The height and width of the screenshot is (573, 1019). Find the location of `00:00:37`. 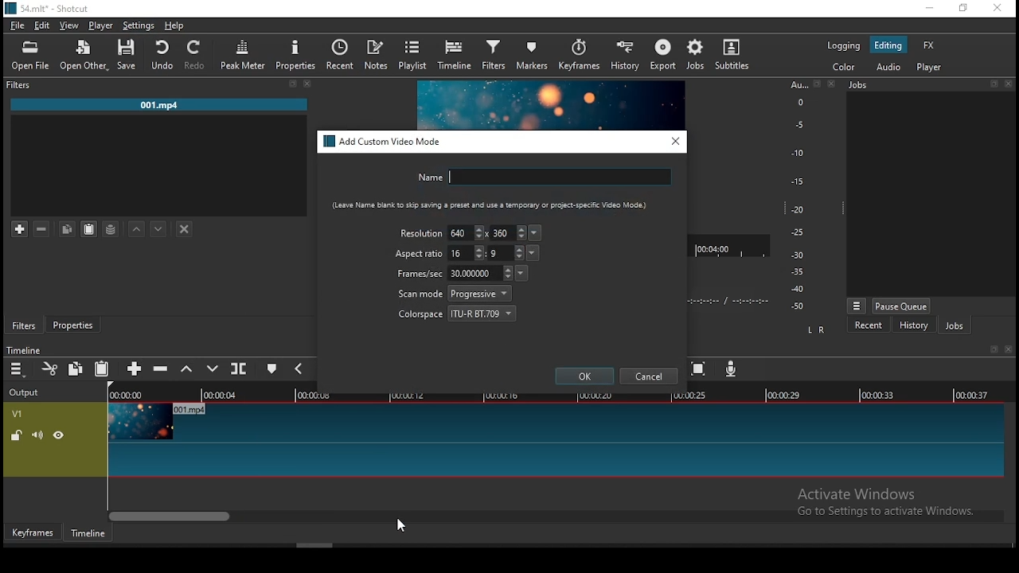

00:00:37 is located at coordinates (974, 395).